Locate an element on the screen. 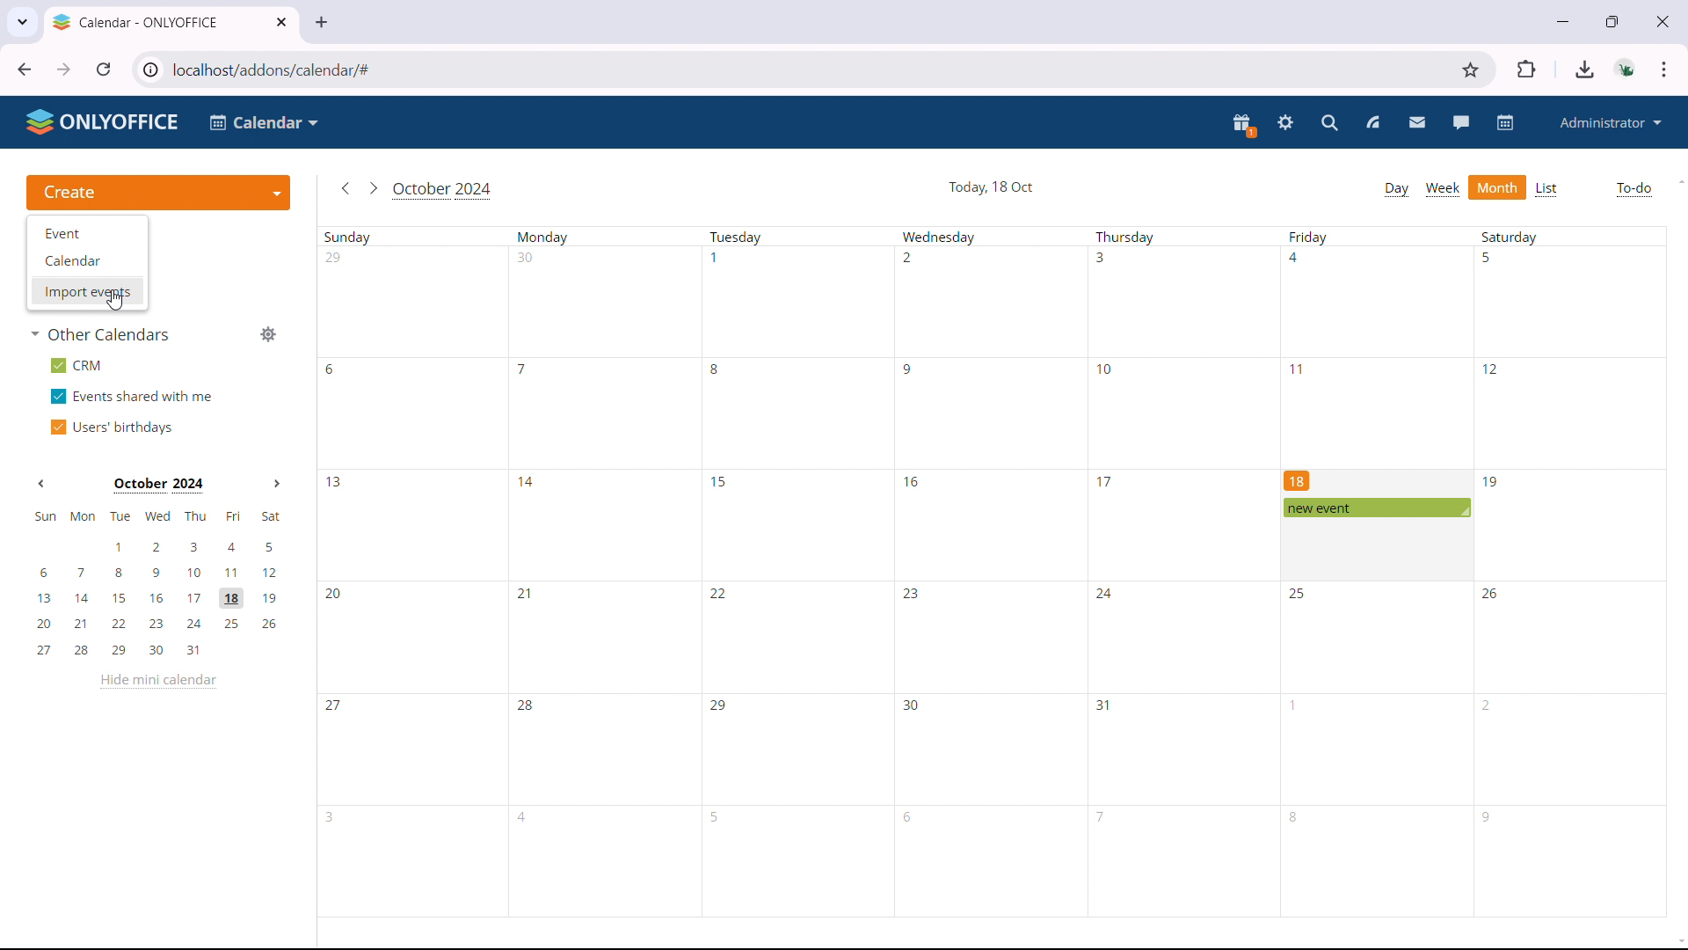  Monday is located at coordinates (544, 237).